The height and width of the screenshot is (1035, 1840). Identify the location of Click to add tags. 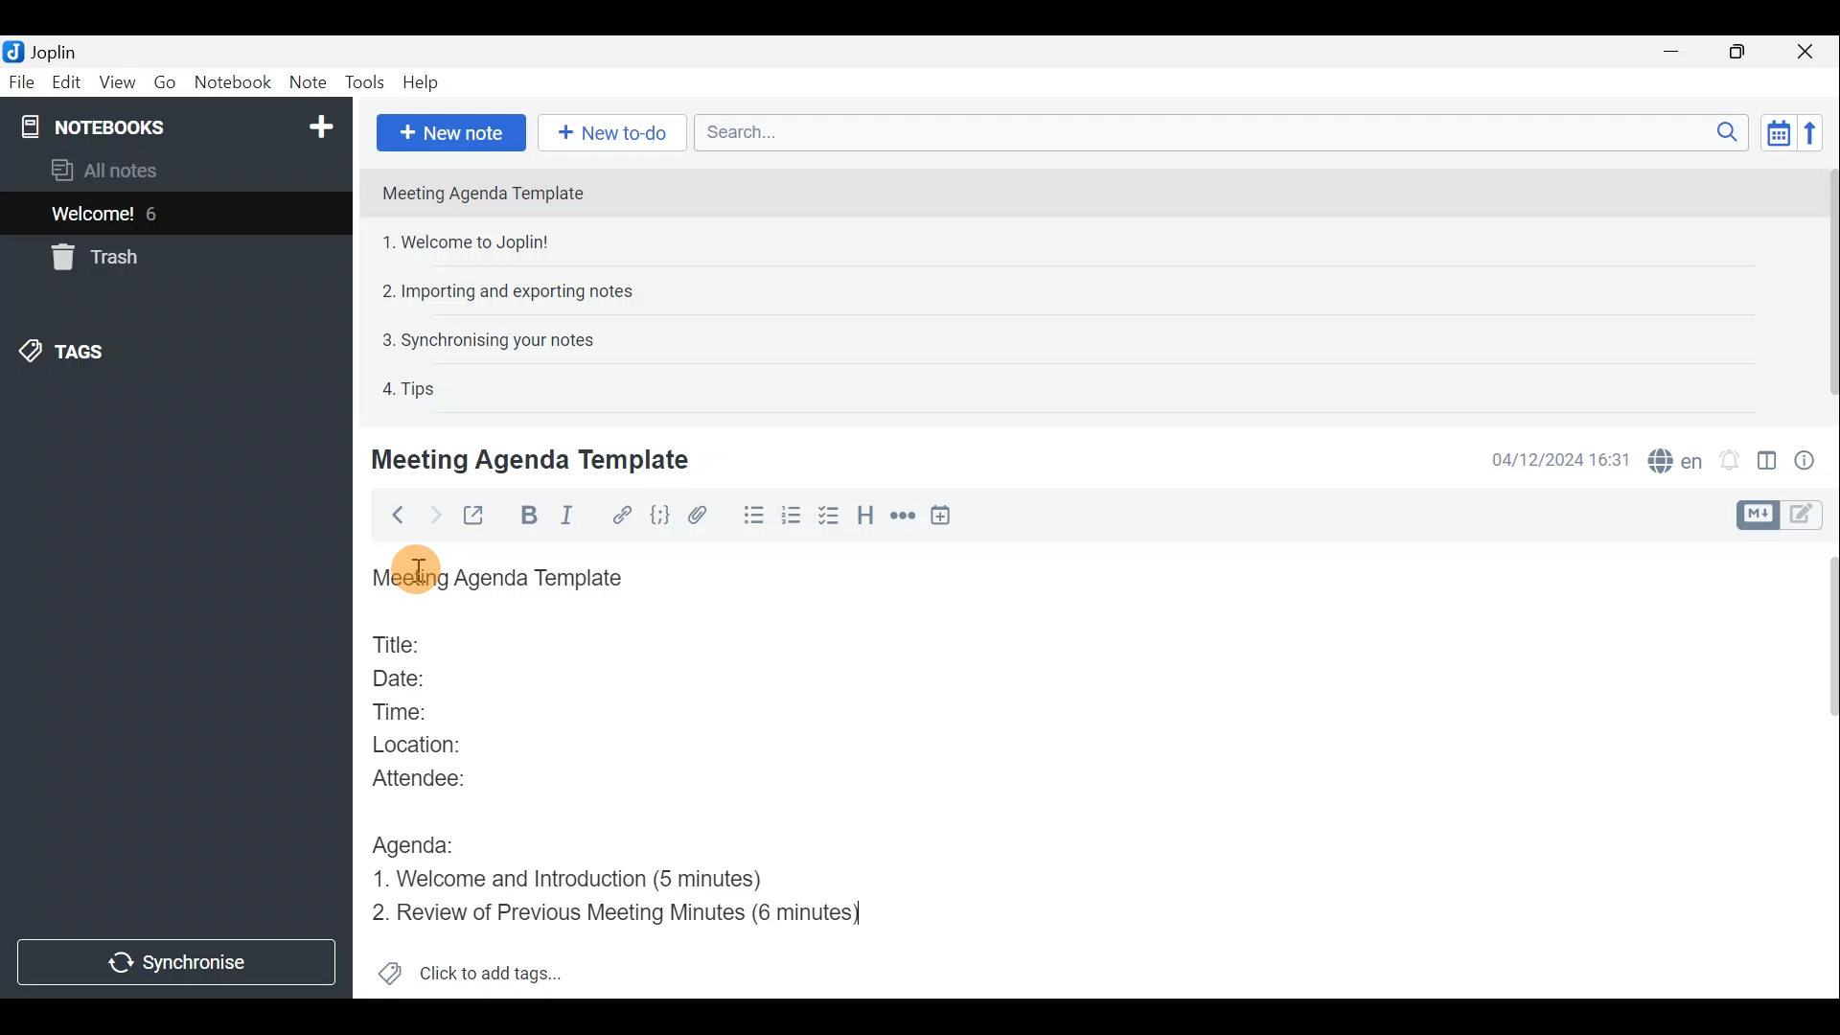
(496, 969).